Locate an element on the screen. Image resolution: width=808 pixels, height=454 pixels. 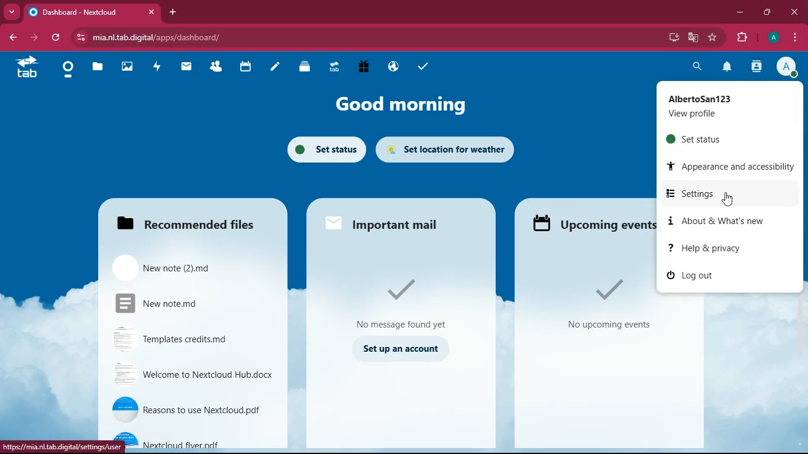
view site information is located at coordinates (79, 38).